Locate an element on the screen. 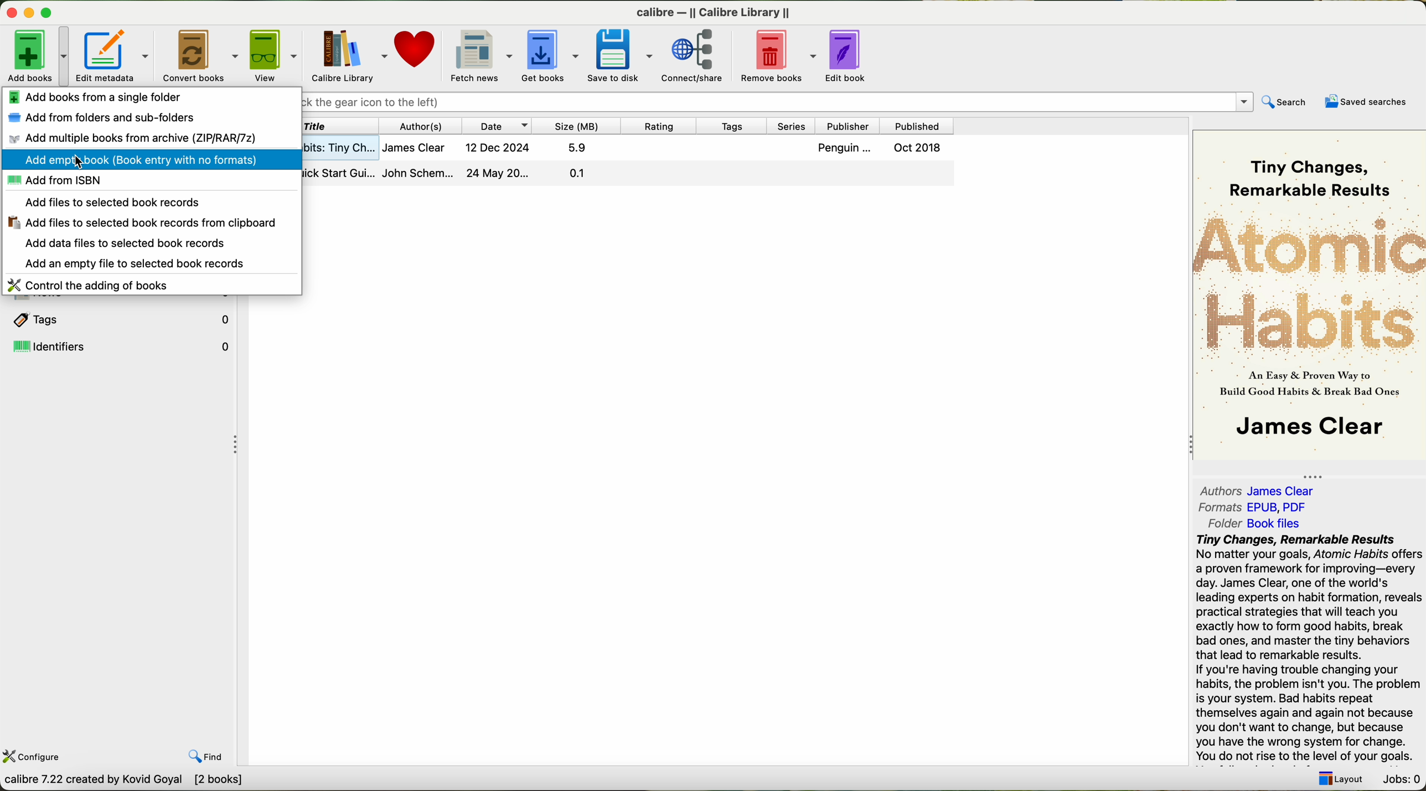 Image resolution: width=1426 pixels, height=791 pixels. add an empty file to selected book records is located at coordinates (136, 264).